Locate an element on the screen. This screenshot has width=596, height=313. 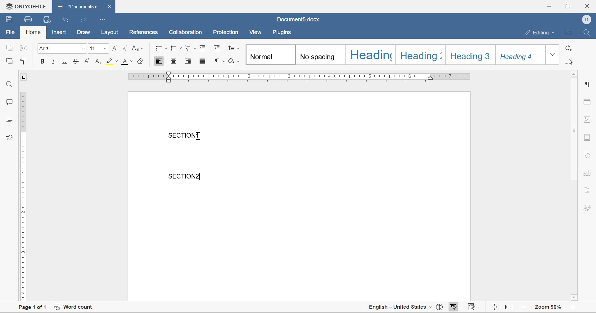
multilevel list is located at coordinates (191, 48).